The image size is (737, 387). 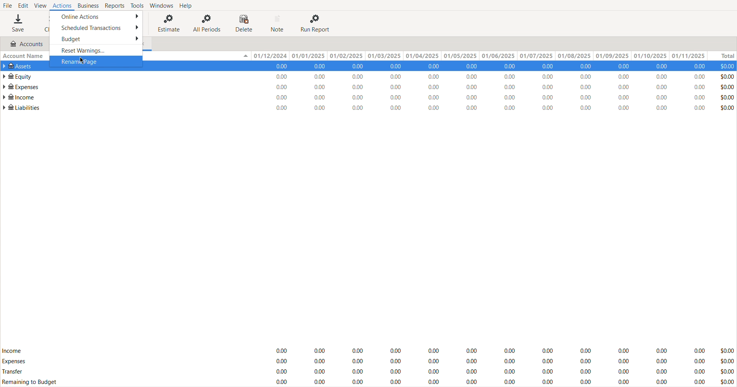 I want to click on Transfer, so click(x=14, y=372).